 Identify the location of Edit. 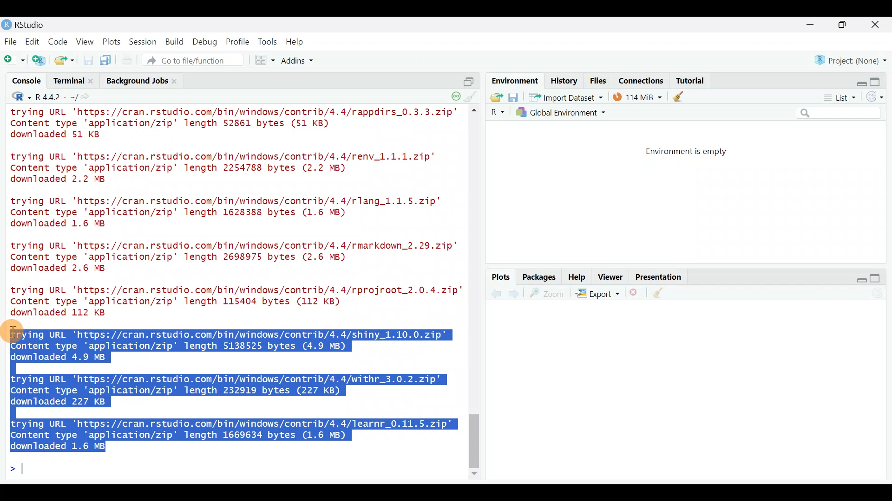
(34, 42).